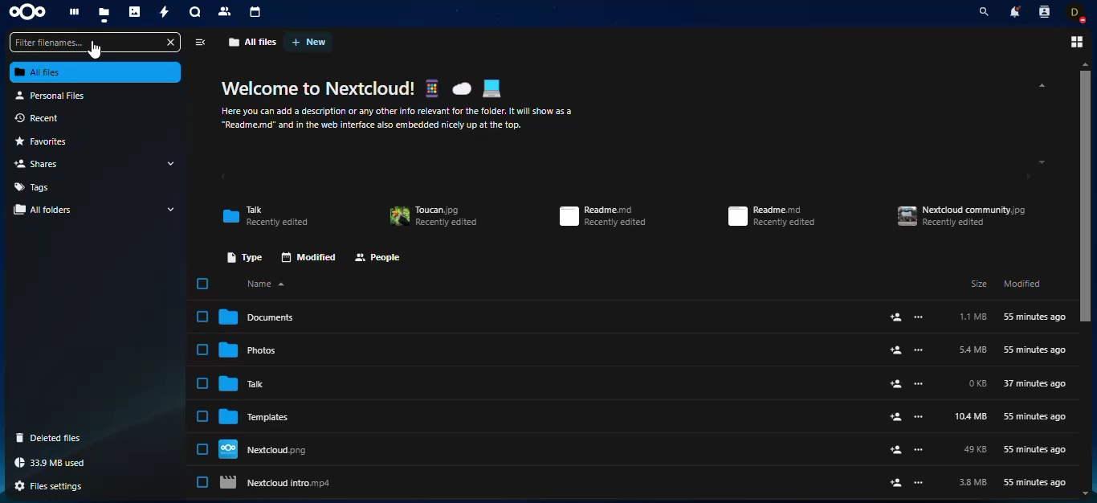 This screenshot has height=503, width=1097. I want to click on Laptop emoji, so click(491, 88).